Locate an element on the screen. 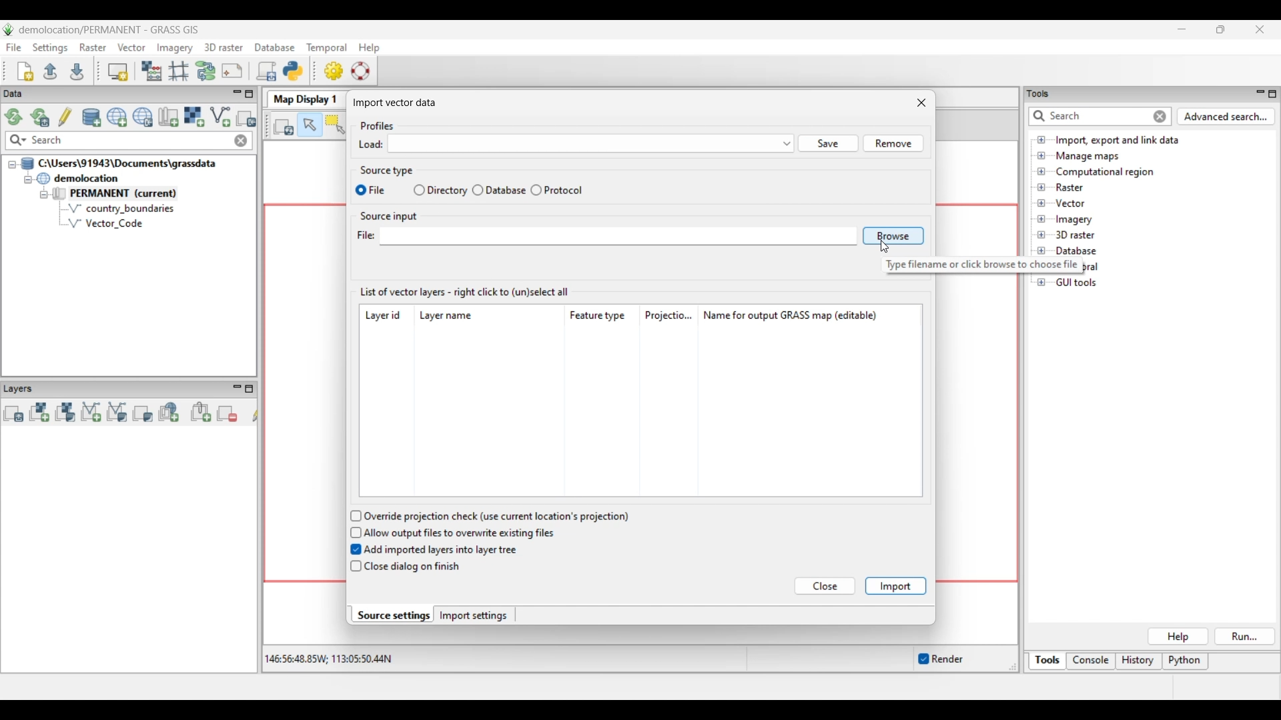 This screenshot has height=720, width=1281. country_boundaries is located at coordinates (121, 208).